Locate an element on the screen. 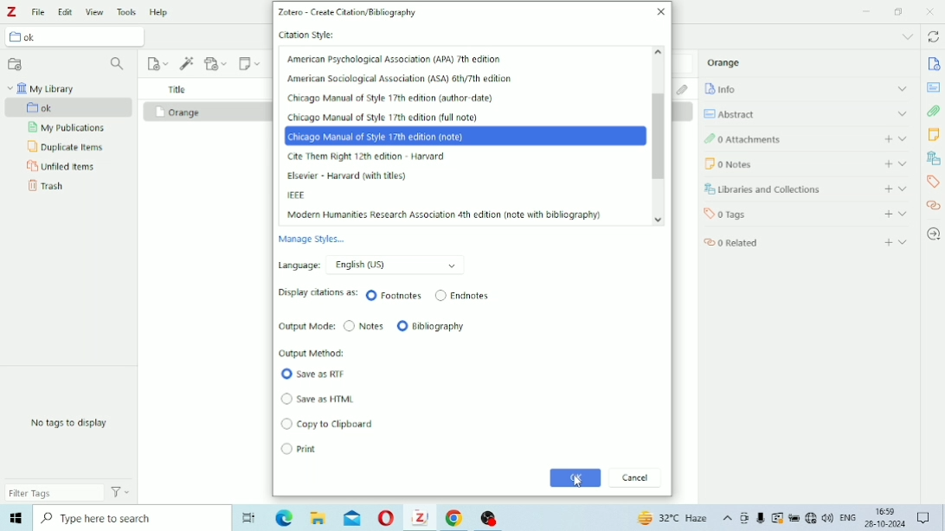 Image resolution: width=945 pixels, height=531 pixels. Zotero is located at coordinates (420, 517).